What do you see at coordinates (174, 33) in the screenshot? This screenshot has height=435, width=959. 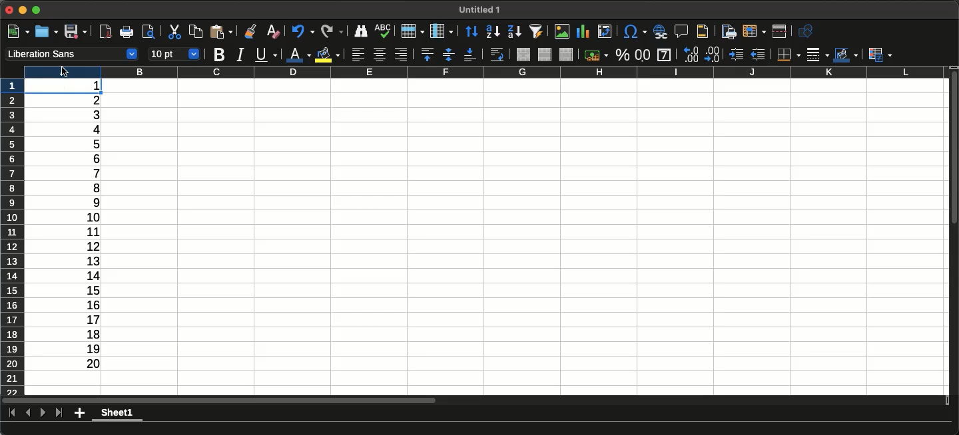 I see `Cut` at bounding box center [174, 33].